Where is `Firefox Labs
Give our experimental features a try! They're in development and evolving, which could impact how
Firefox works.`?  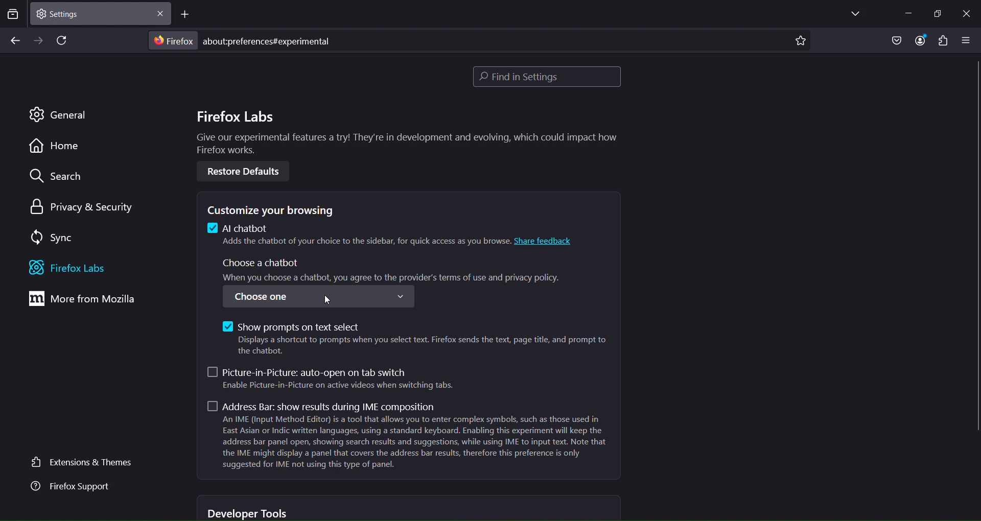 Firefox Labs
Give our experimental features a try! They're in development and evolving, which could impact how
Firefox works. is located at coordinates (404, 133).